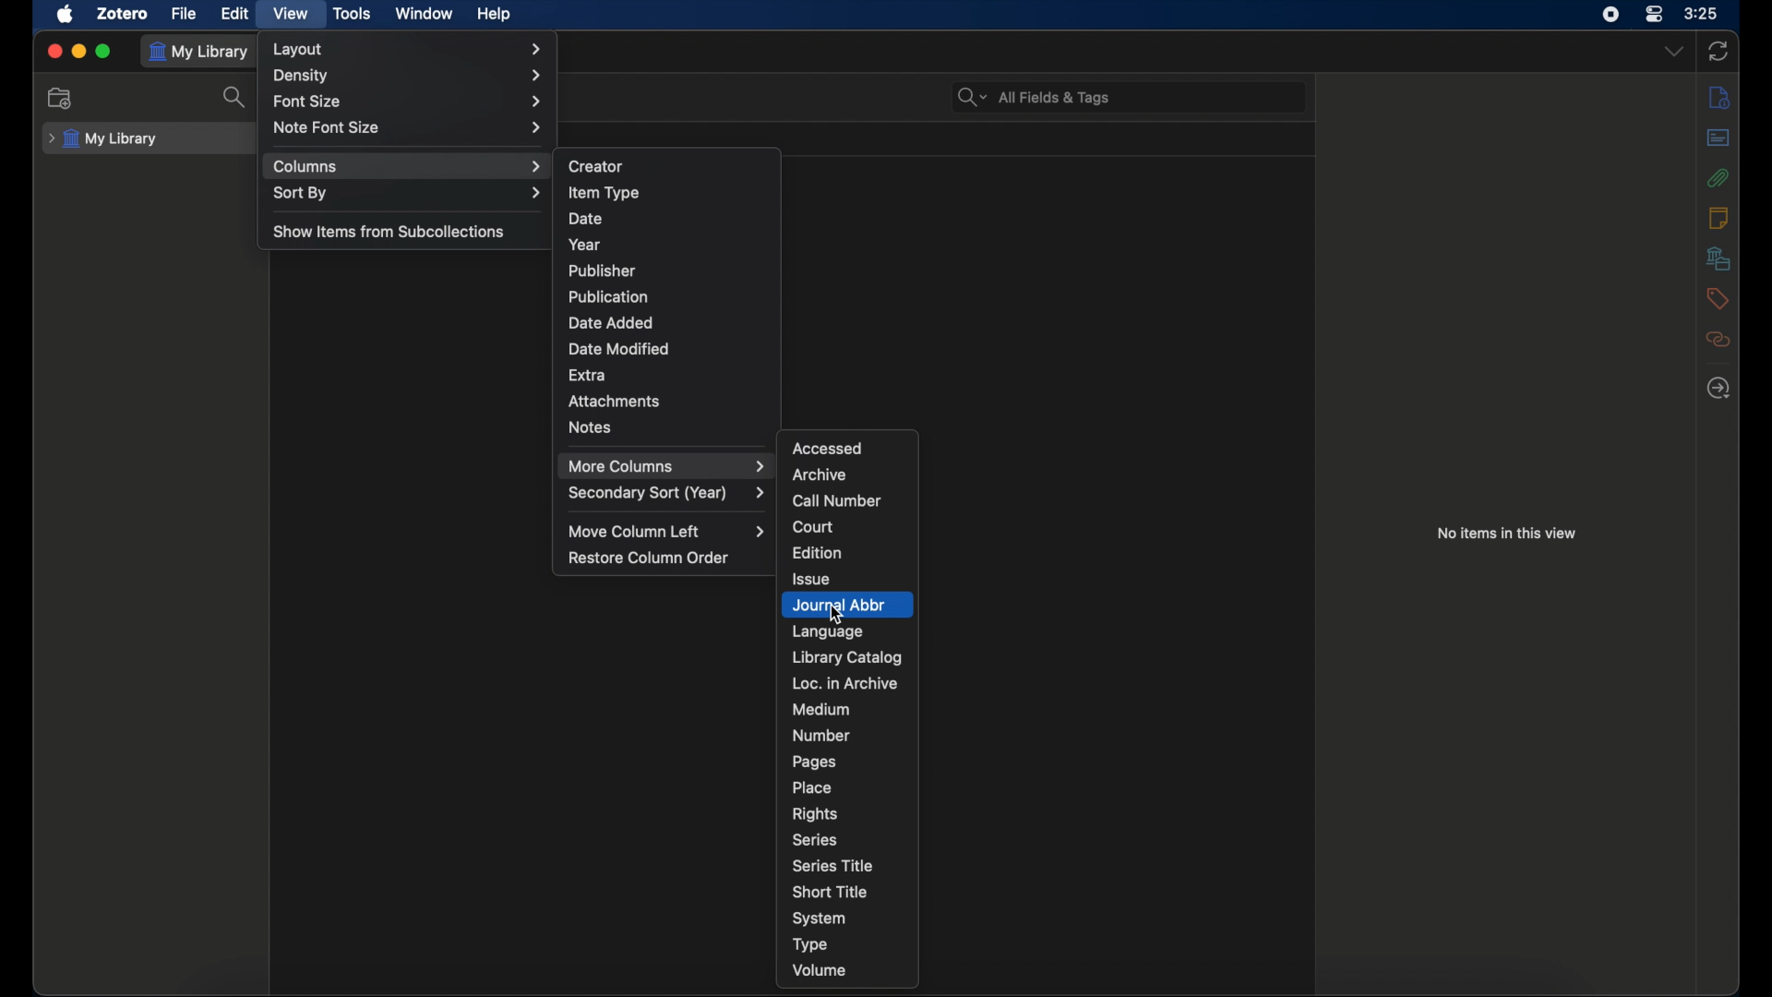 The width and height of the screenshot is (1772, 997). Describe the element at coordinates (649, 559) in the screenshot. I see `restore column order` at that location.